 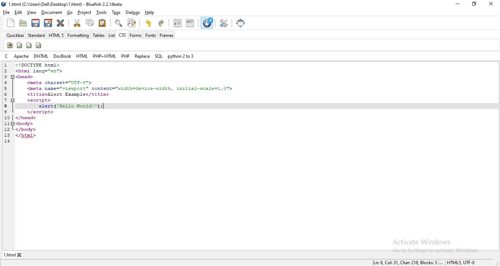 What do you see at coordinates (61, 83) in the screenshot?
I see `<meta charset="UTF-8">` at bounding box center [61, 83].